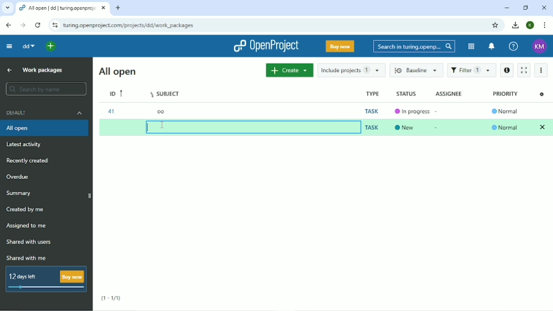 The height and width of the screenshot is (311, 553). I want to click on All open, so click(116, 71).